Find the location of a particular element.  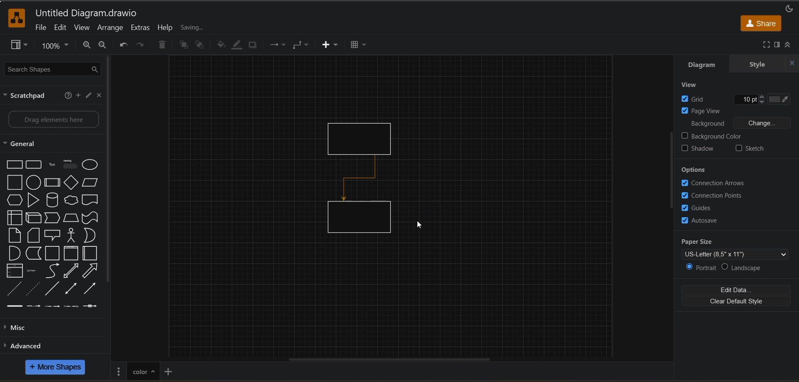

Change is located at coordinates (762, 123).